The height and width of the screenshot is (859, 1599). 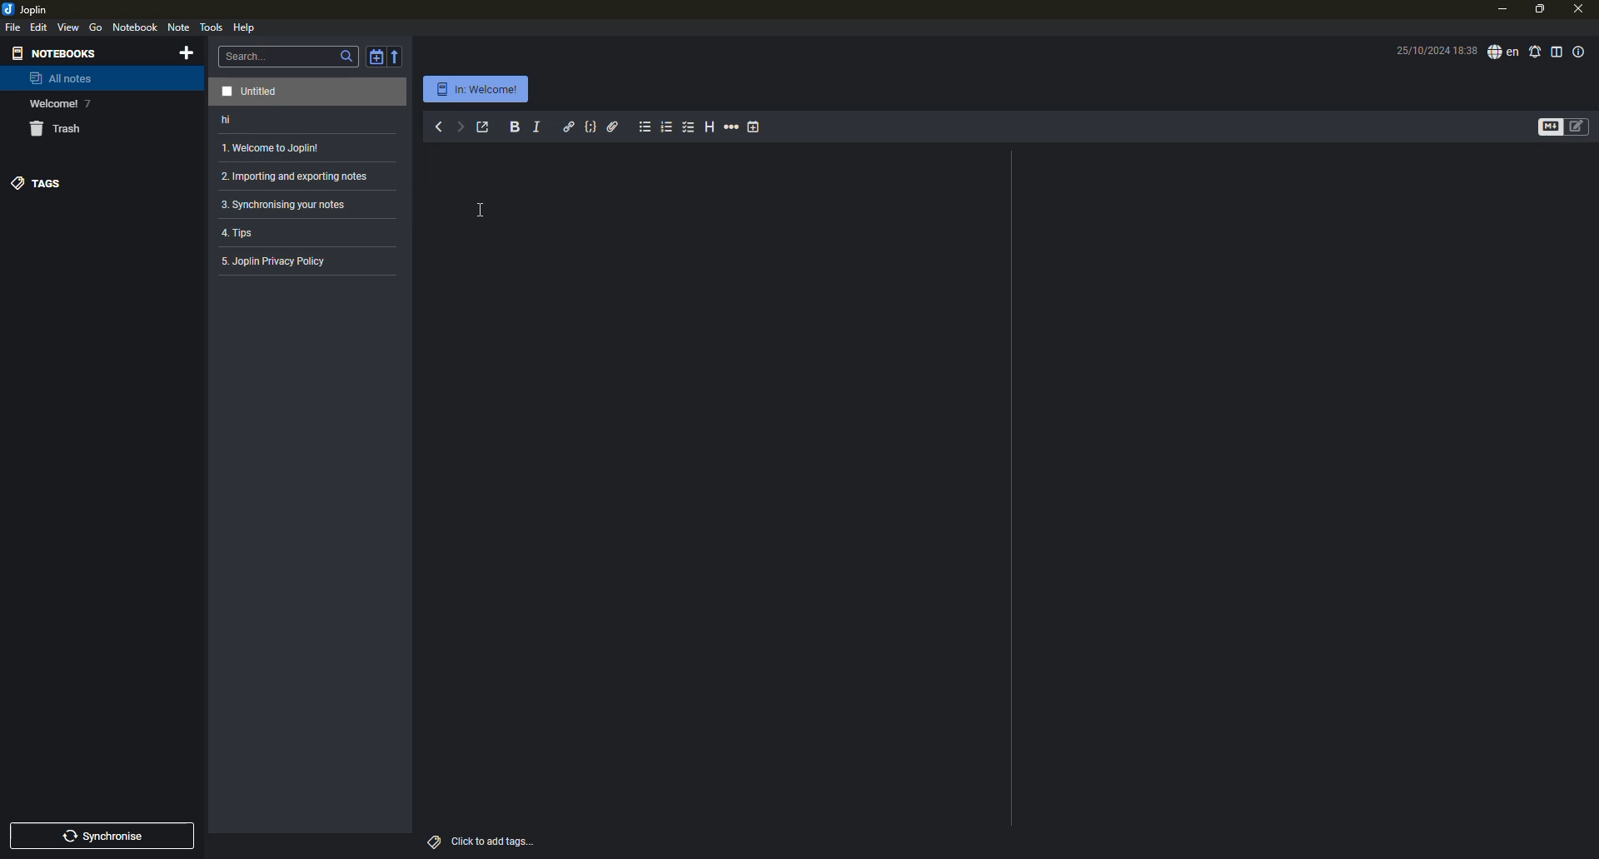 I want to click on search bar, so click(x=289, y=55).